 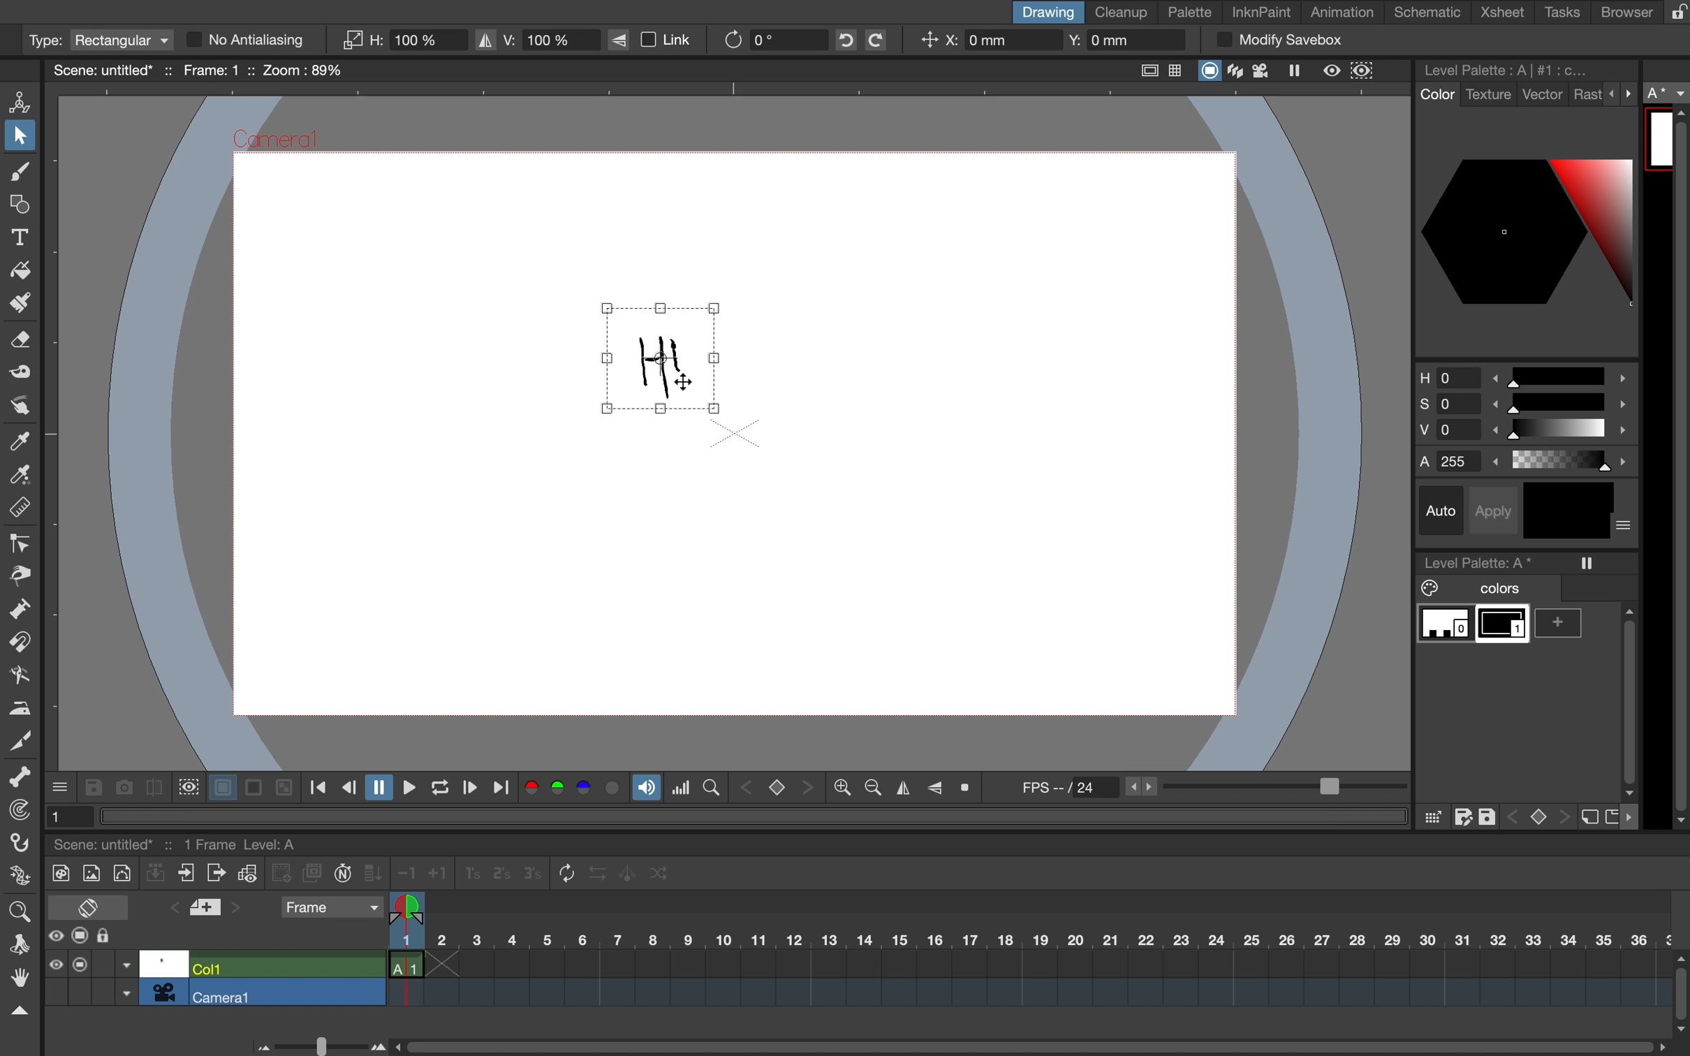 I want to click on toggle x sheet timeline, so click(x=87, y=907).